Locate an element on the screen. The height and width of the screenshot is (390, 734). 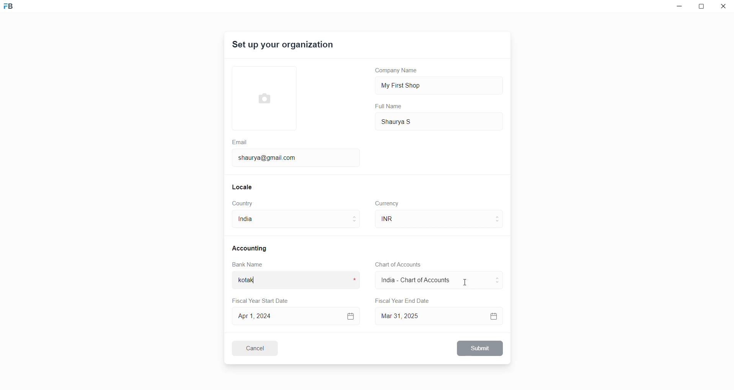
Cancel  is located at coordinates (260, 348).